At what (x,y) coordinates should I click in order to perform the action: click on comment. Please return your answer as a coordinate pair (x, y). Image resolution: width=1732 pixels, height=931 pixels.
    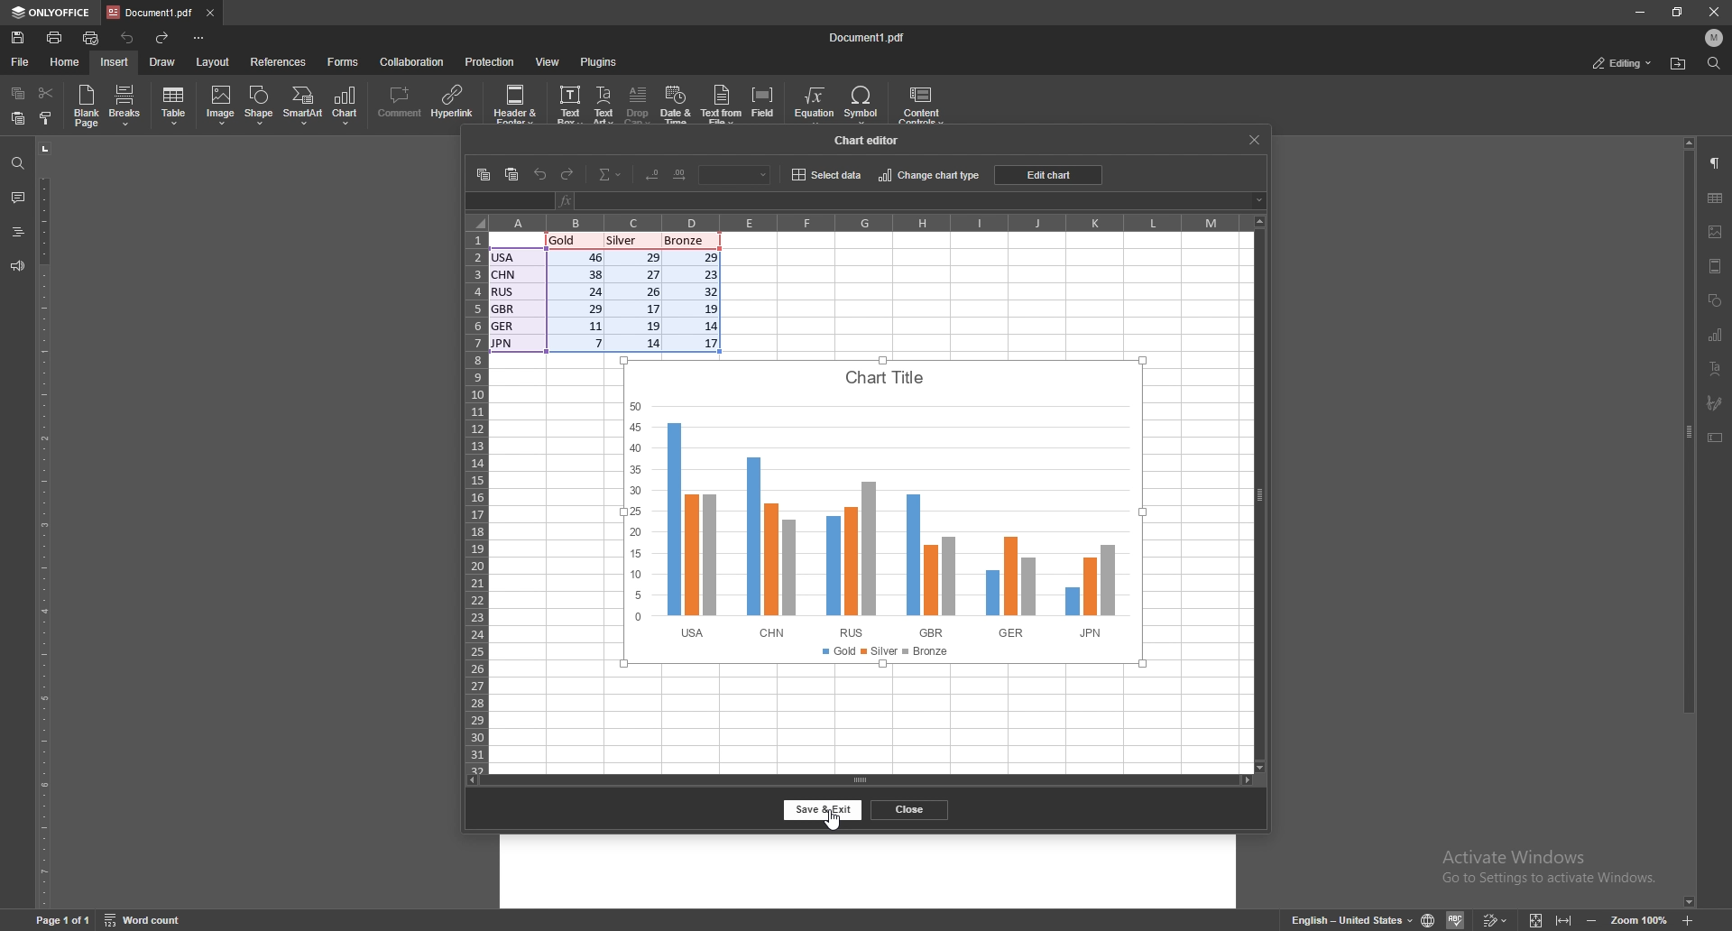
    Looking at the image, I should click on (18, 198).